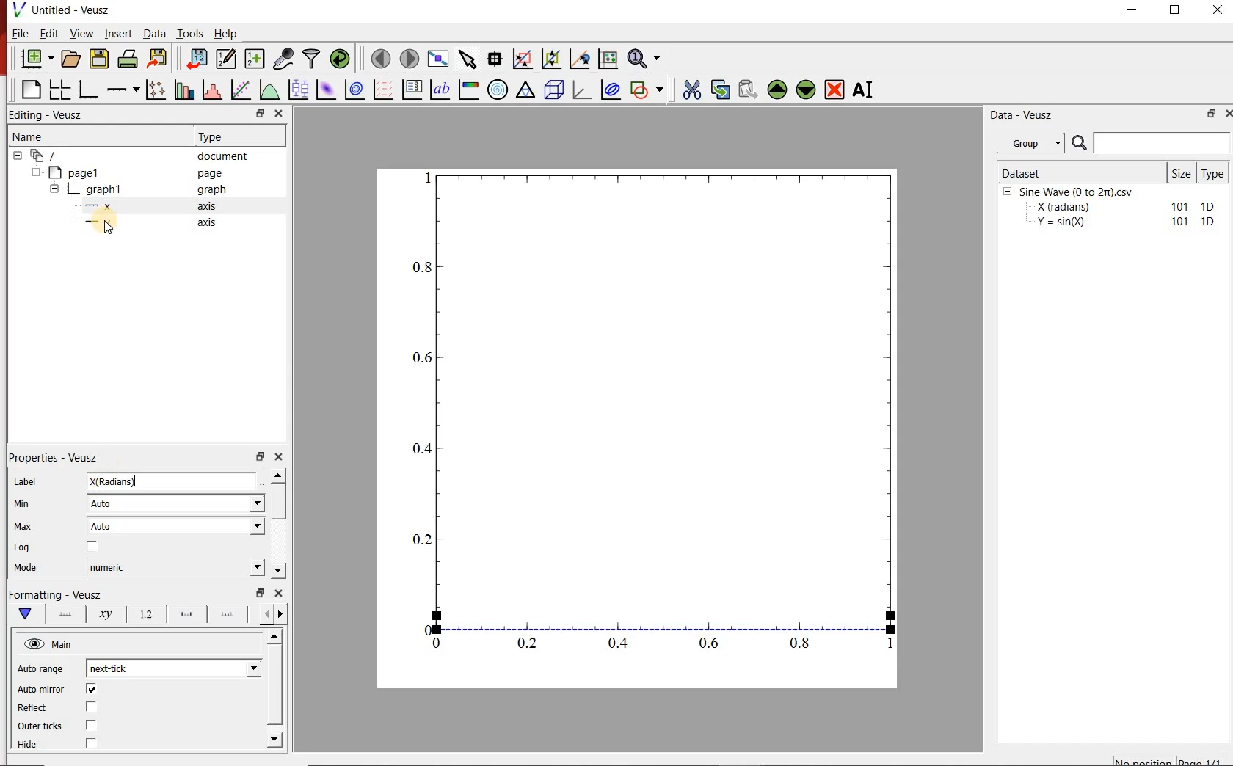 Image resolution: width=1233 pixels, height=766 pixels. Describe the element at coordinates (186, 88) in the screenshot. I see `plot bar charts` at that location.